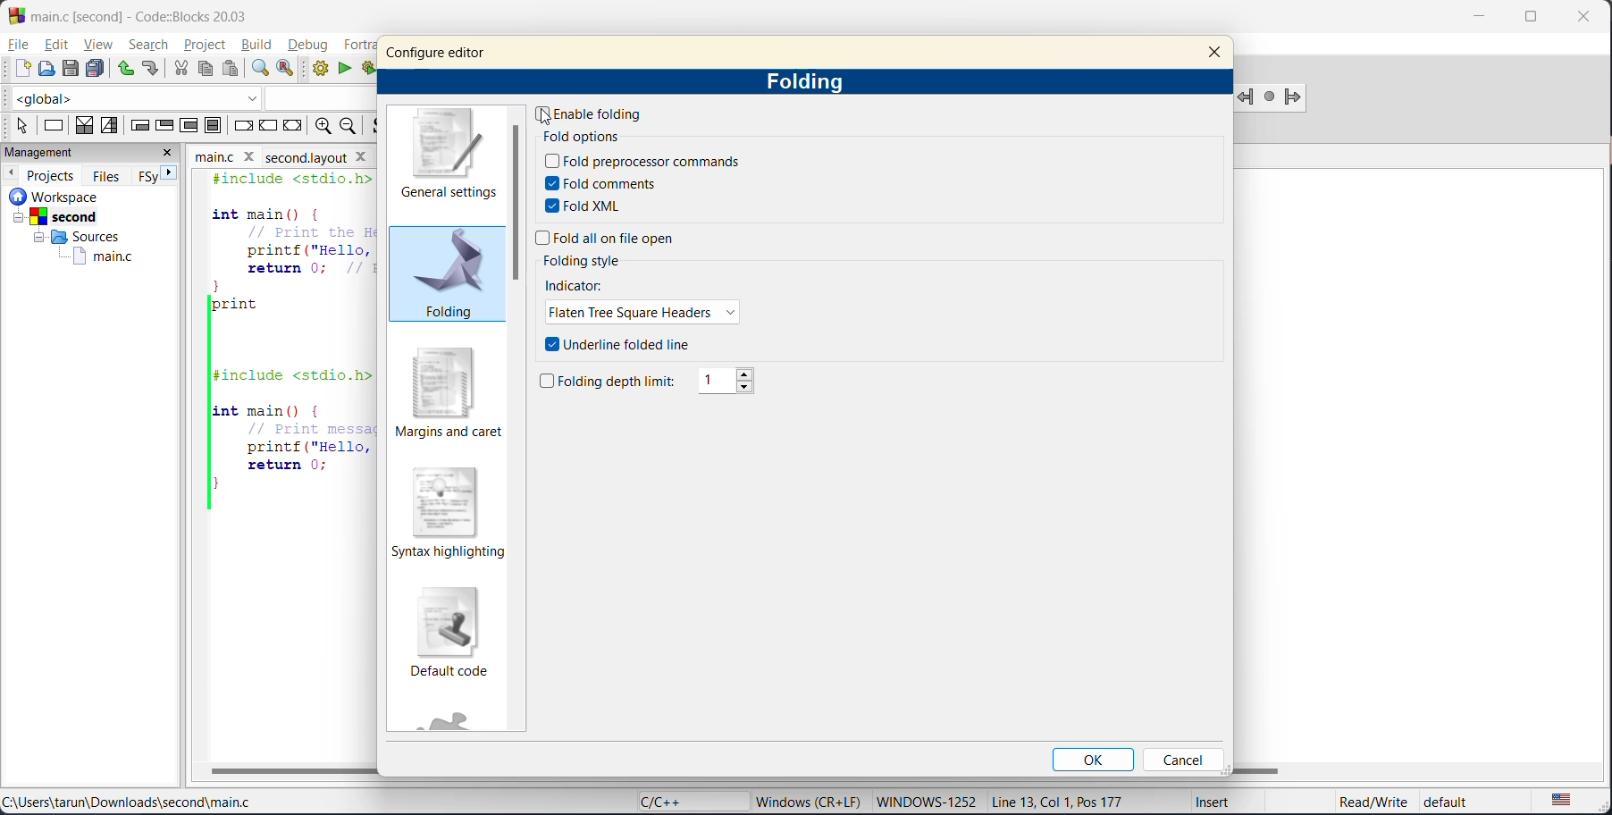 The width and height of the screenshot is (1612, 815). I want to click on toggle source, so click(381, 127).